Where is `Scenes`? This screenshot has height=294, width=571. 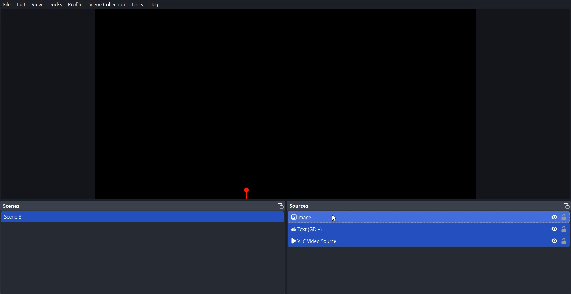
Scenes is located at coordinates (11, 206).